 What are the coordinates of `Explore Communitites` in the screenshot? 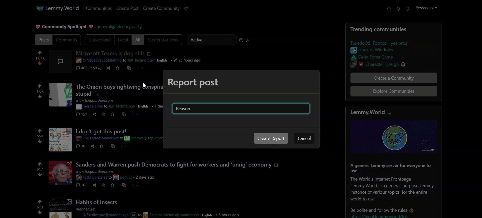 It's located at (394, 91).